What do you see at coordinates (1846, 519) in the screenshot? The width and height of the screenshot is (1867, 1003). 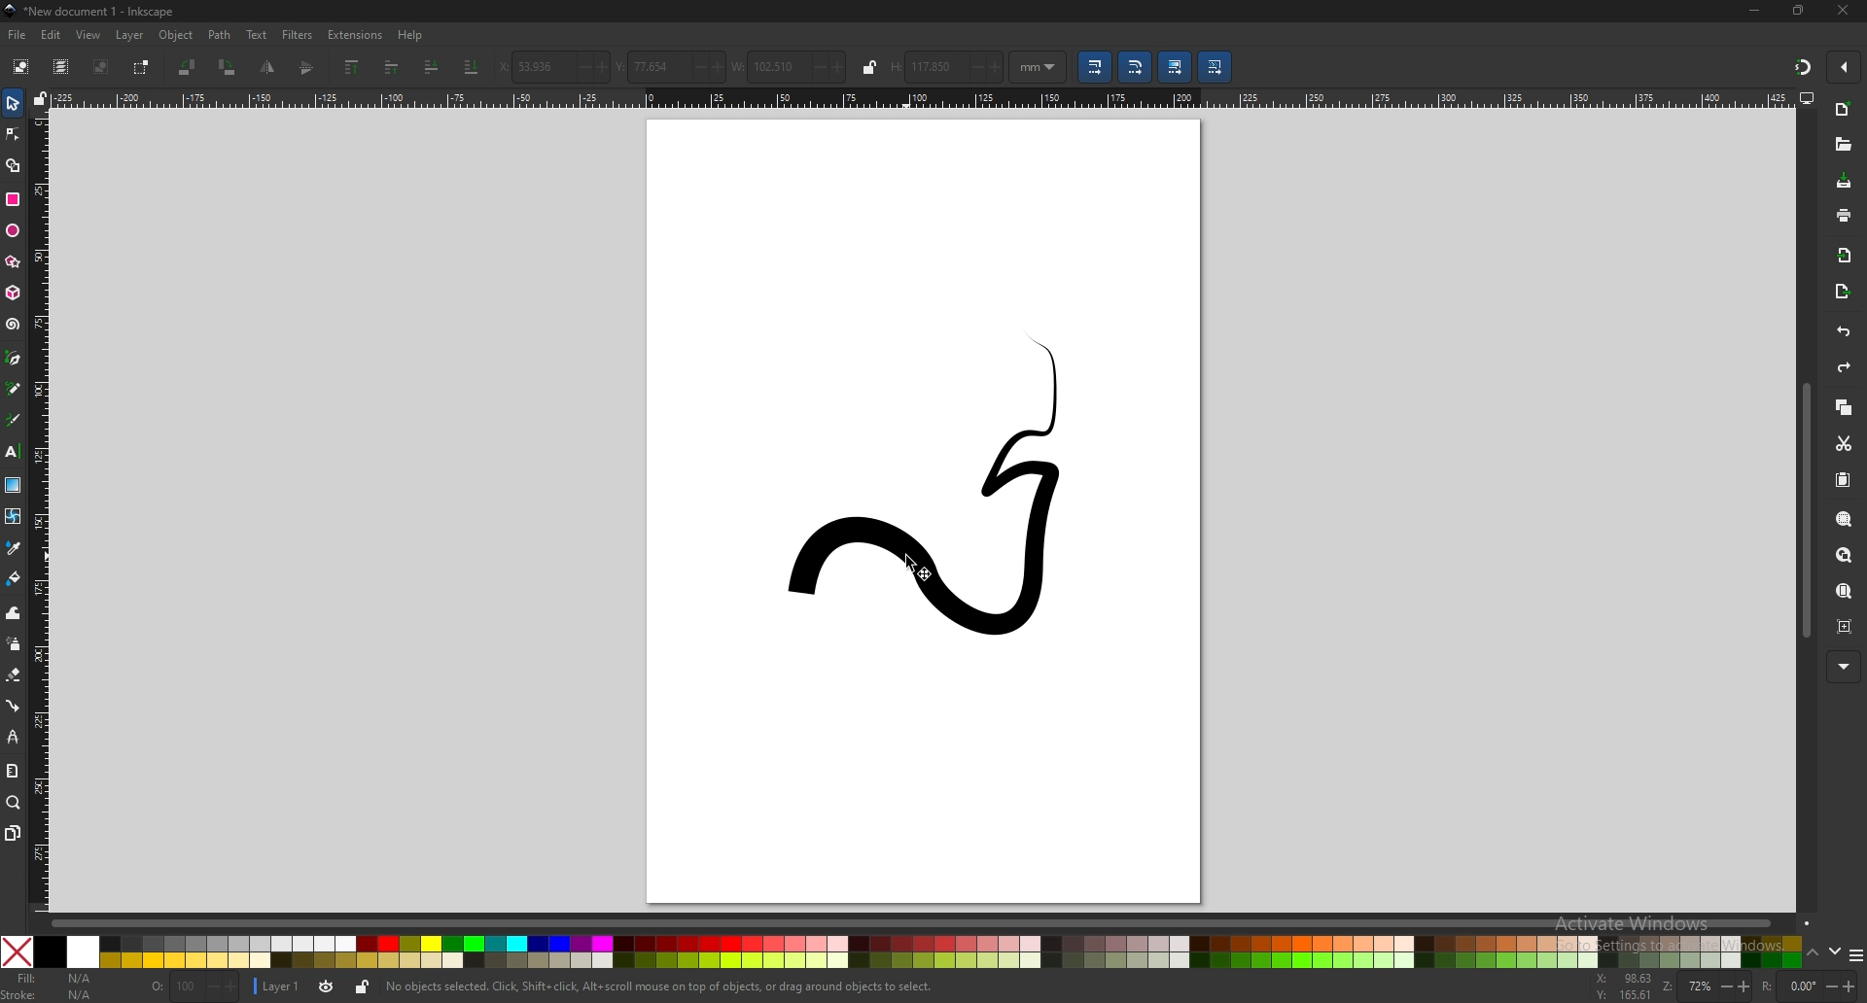 I see `zoom selection` at bounding box center [1846, 519].